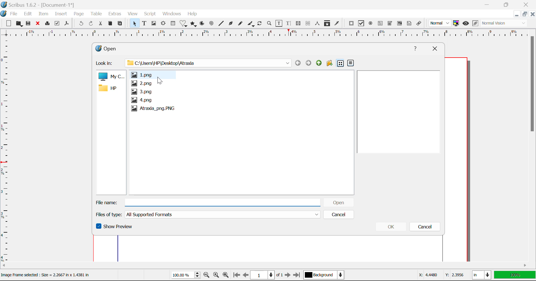  Describe the element at coordinates (60, 14) in the screenshot. I see `Insert` at that location.